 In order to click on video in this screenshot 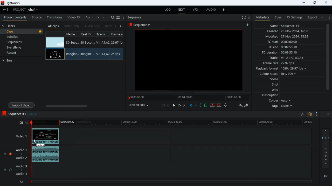, I will do `click(46, 136)`.